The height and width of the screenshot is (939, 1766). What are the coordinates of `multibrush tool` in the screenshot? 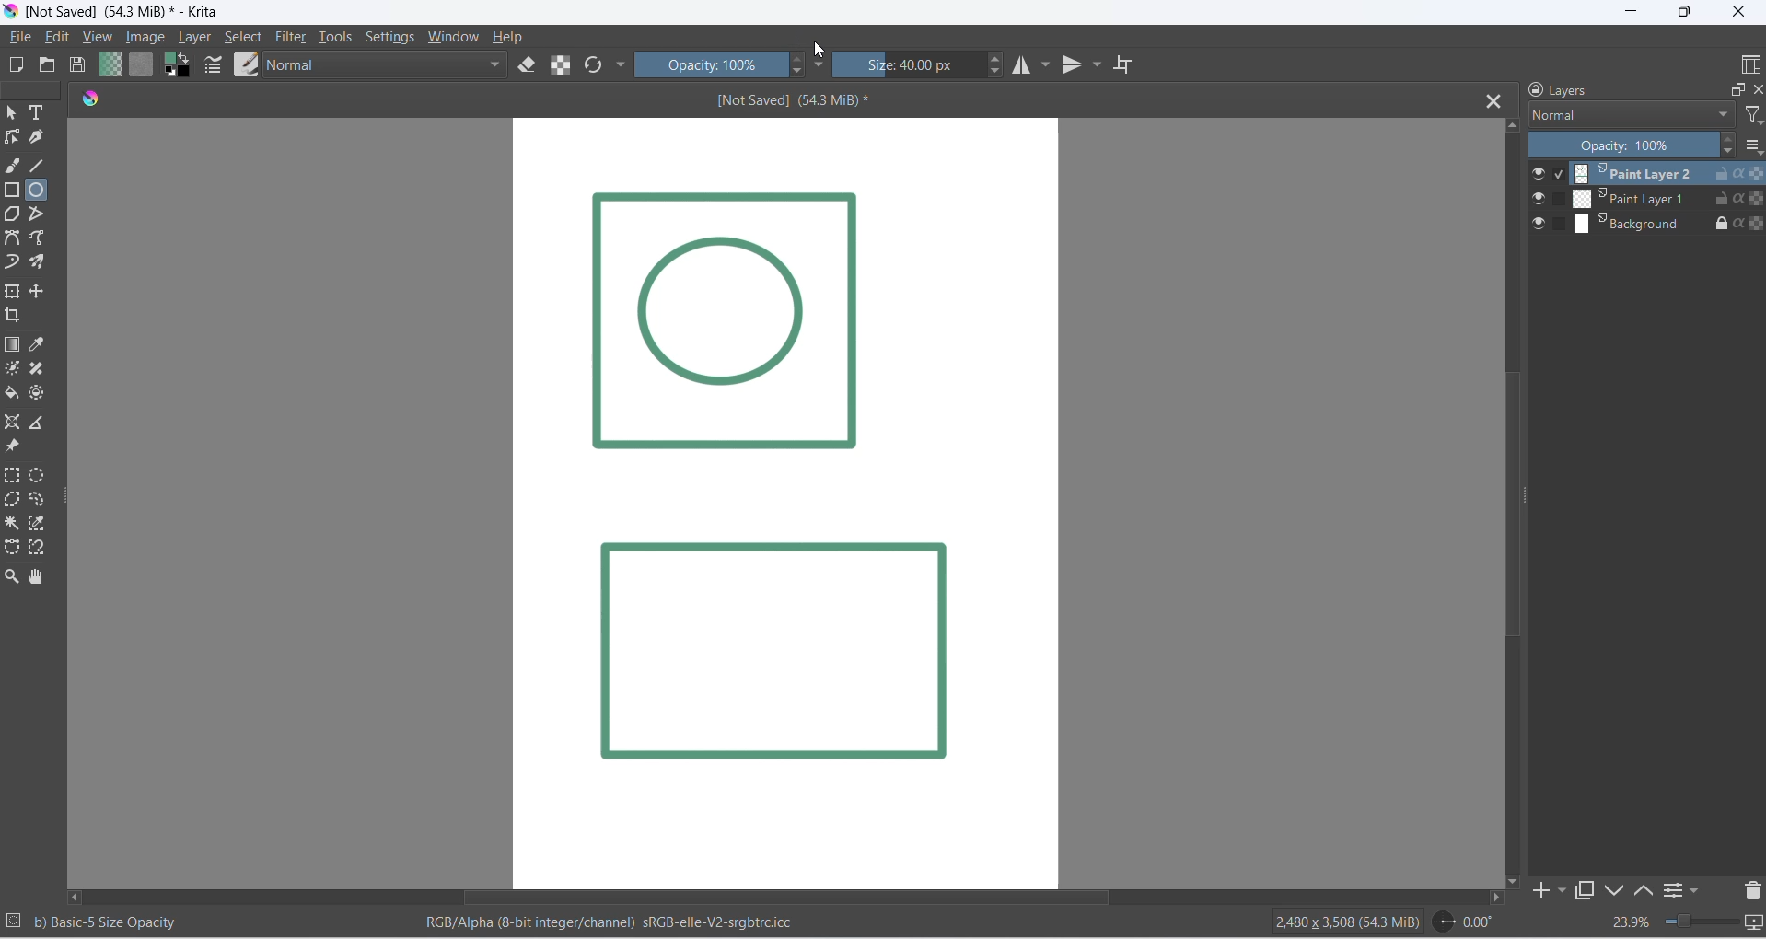 It's located at (41, 263).